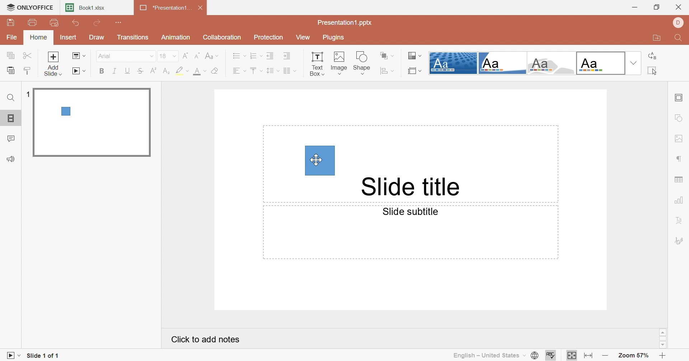  Describe the element at coordinates (414, 72) in the screenshot. I see `Select slide size` at that location.